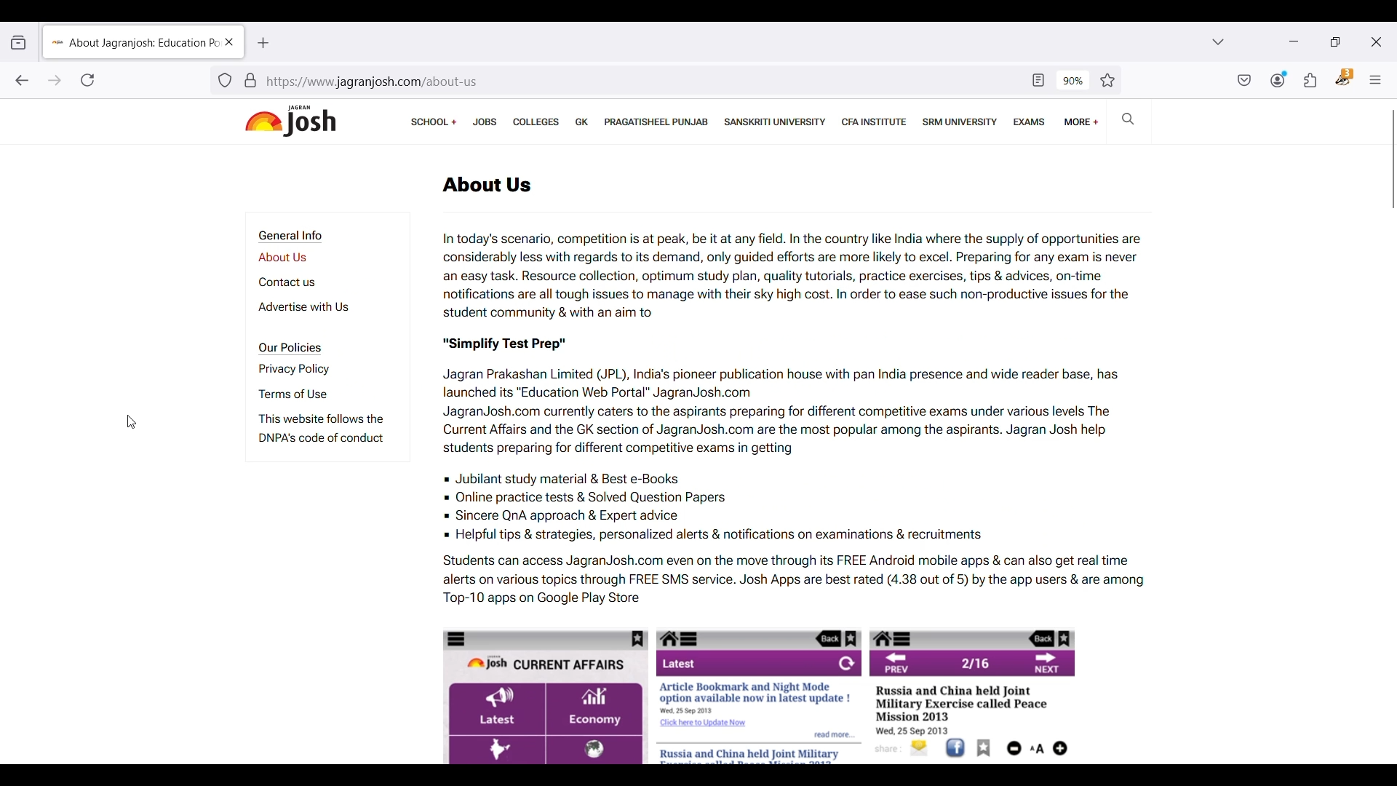 The image size is (1397, 786). What do you see at coordinates (292, 349) in the screenshot?
I see `Section title - Our Policies` at bounding box center [292, 349].